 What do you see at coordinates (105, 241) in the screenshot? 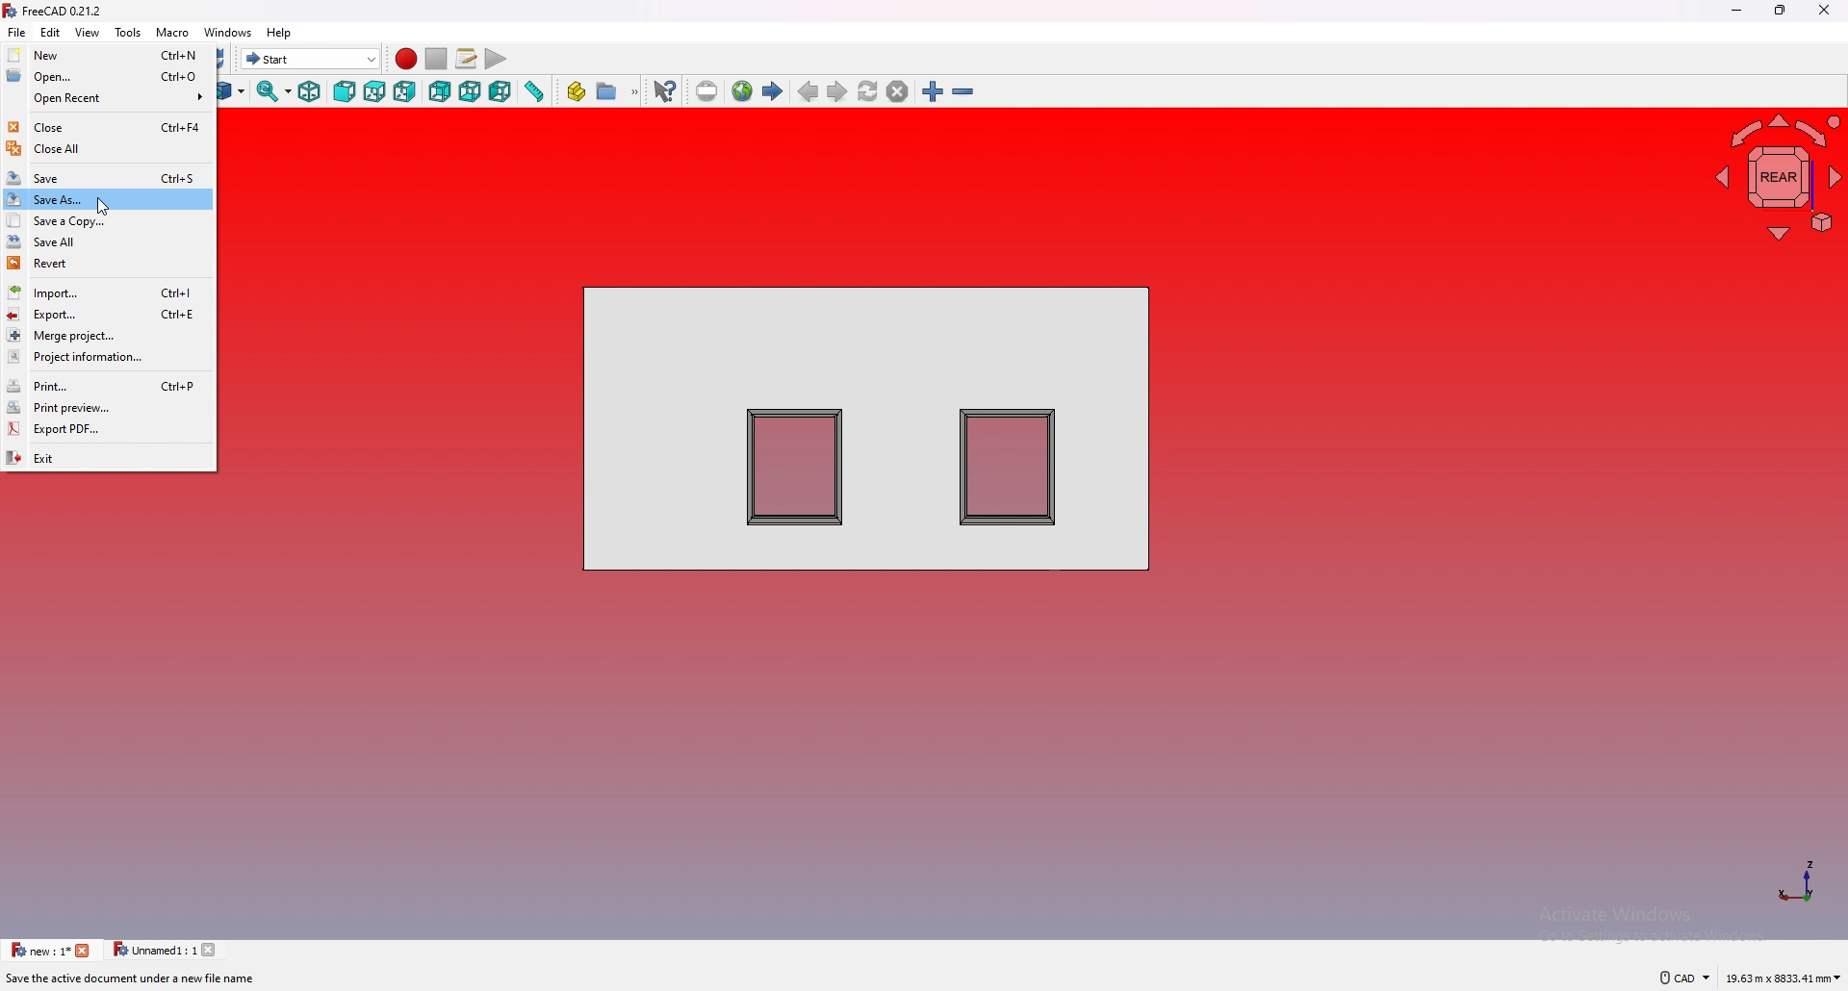
I see `save all` at bounding box center [105, 241].